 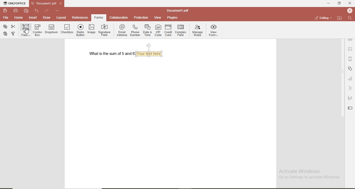 I want to click on manage roles, so click(x=197, y=31).